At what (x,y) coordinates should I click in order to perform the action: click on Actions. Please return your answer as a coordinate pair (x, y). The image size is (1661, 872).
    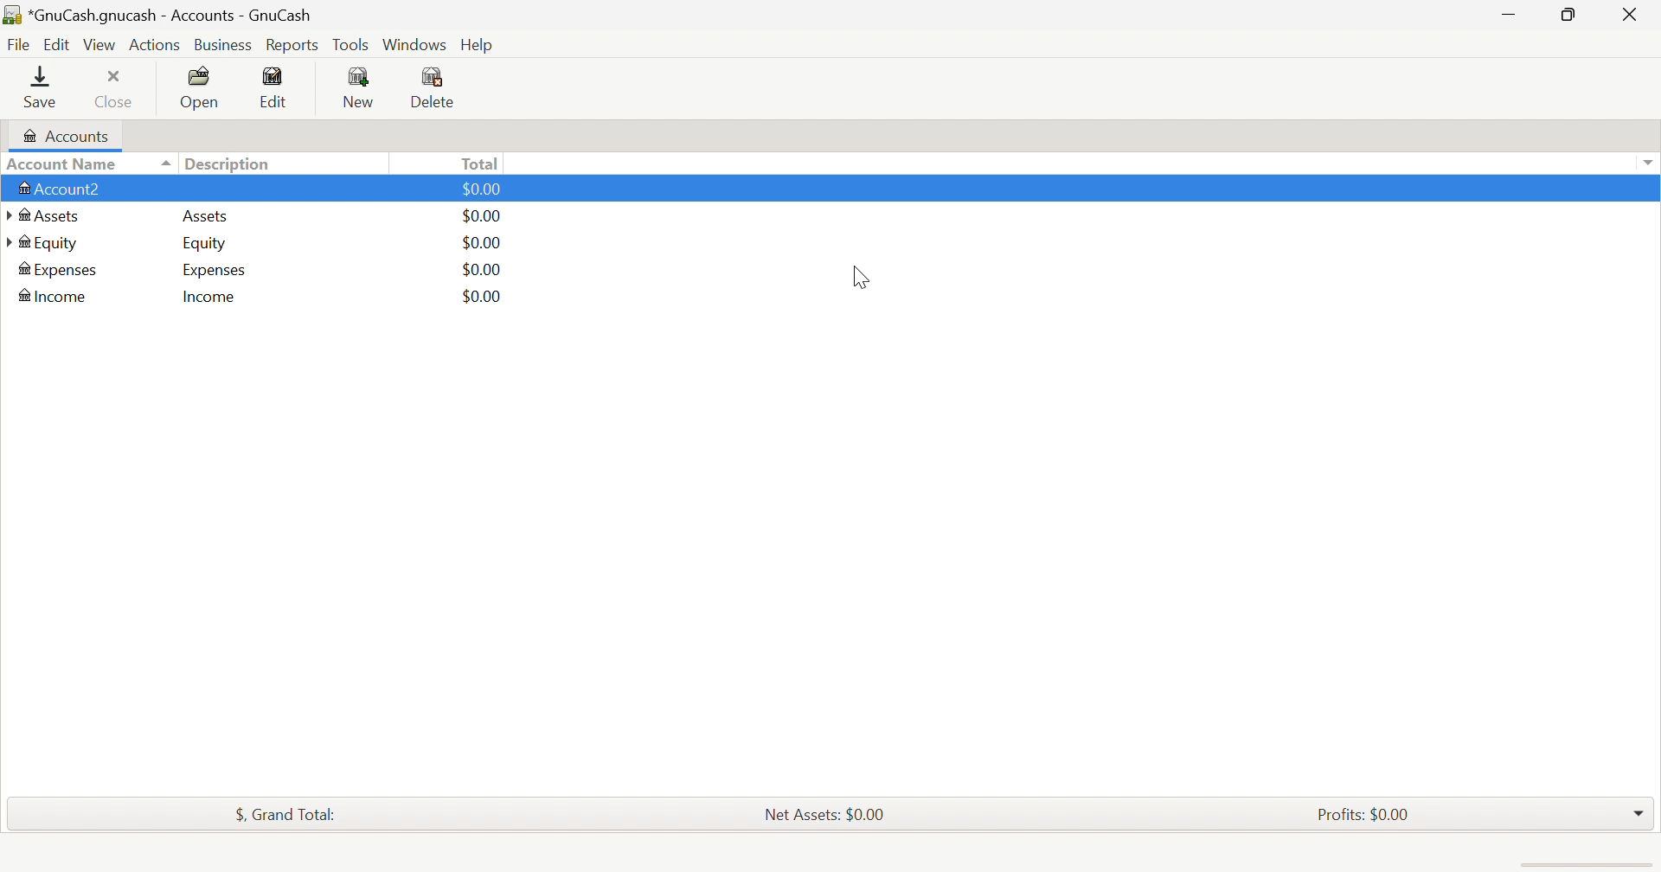
    Looking at the image, I should click on (154, 46).